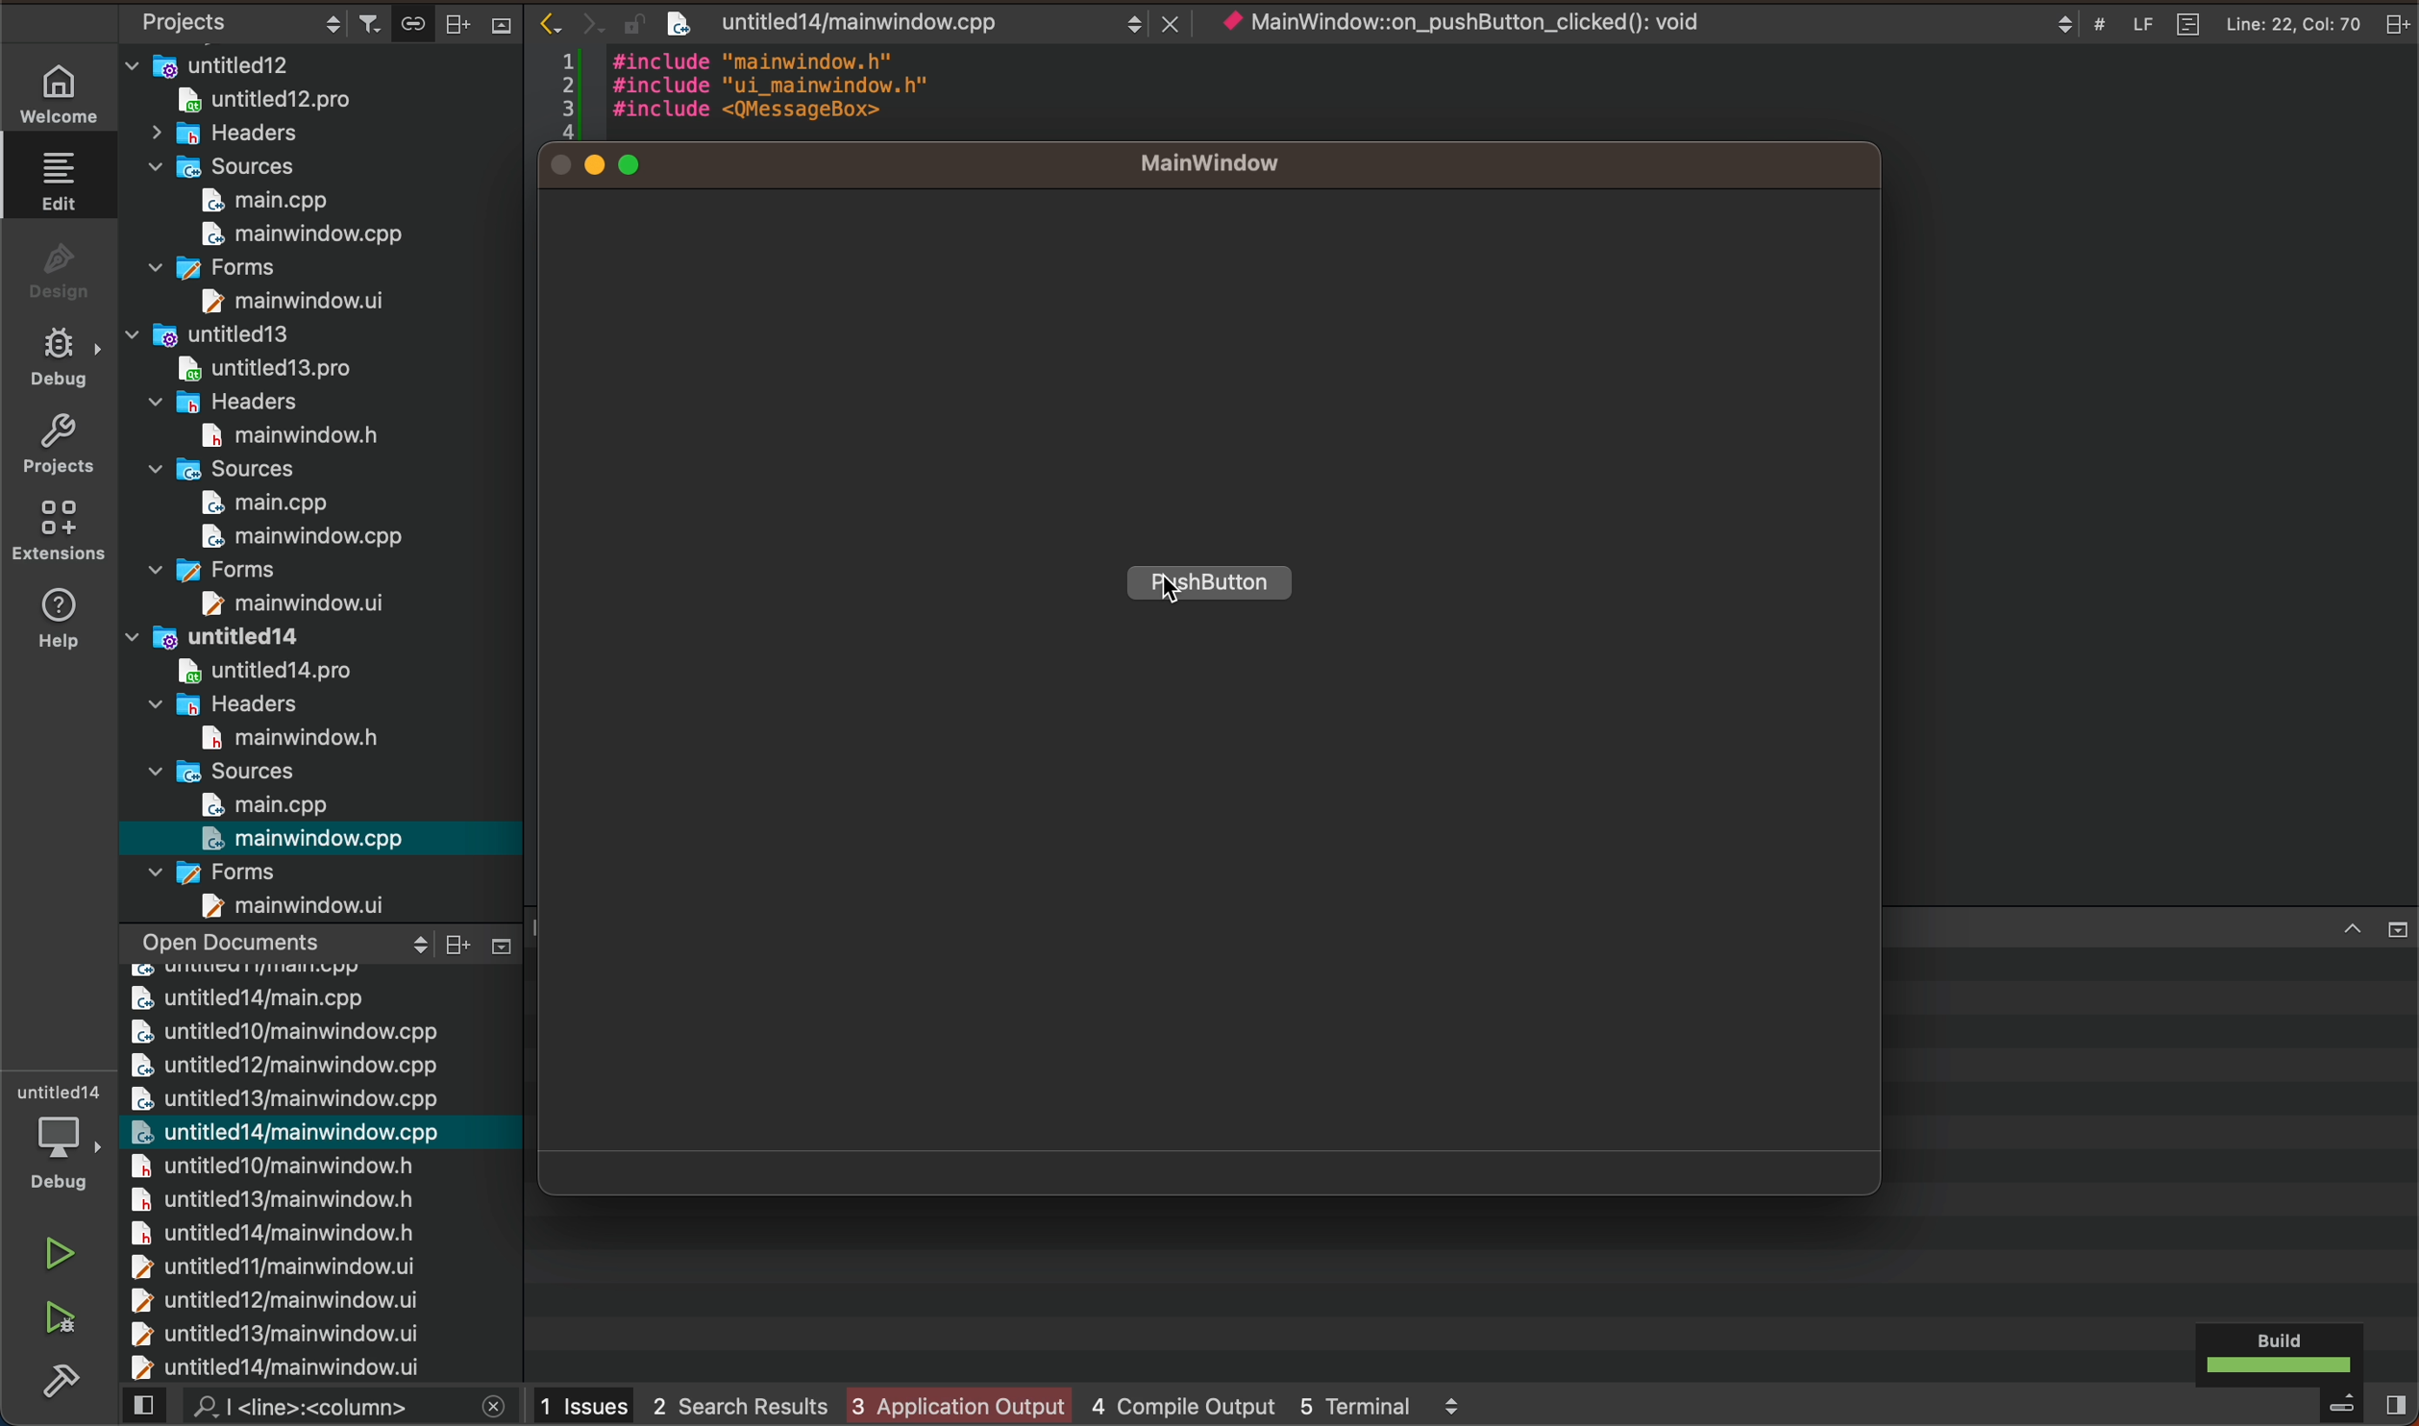  Describe the element at coordinates (282, 605) in the screenshot. I see `main window` at that location.